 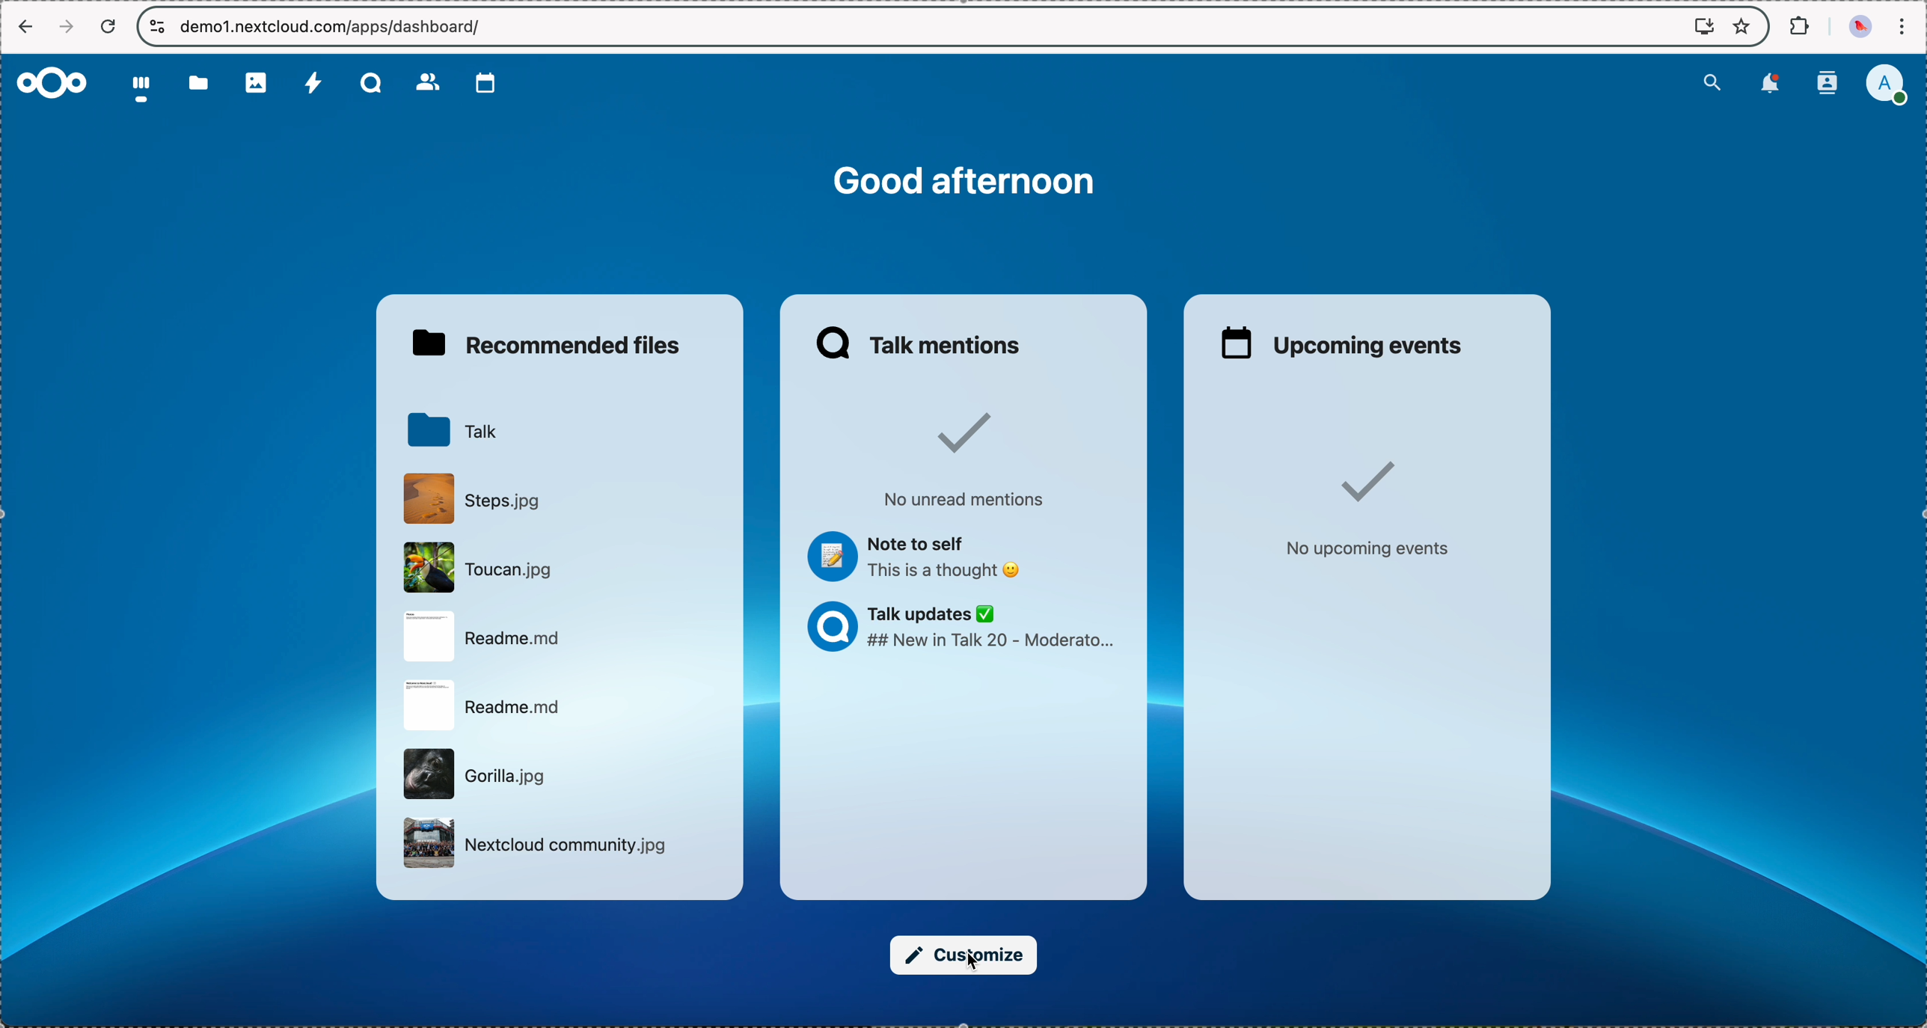 What do you see at coordinates (1828, 84) in the screenshot?
I see `contacts` at bounding box center [1828, 84].